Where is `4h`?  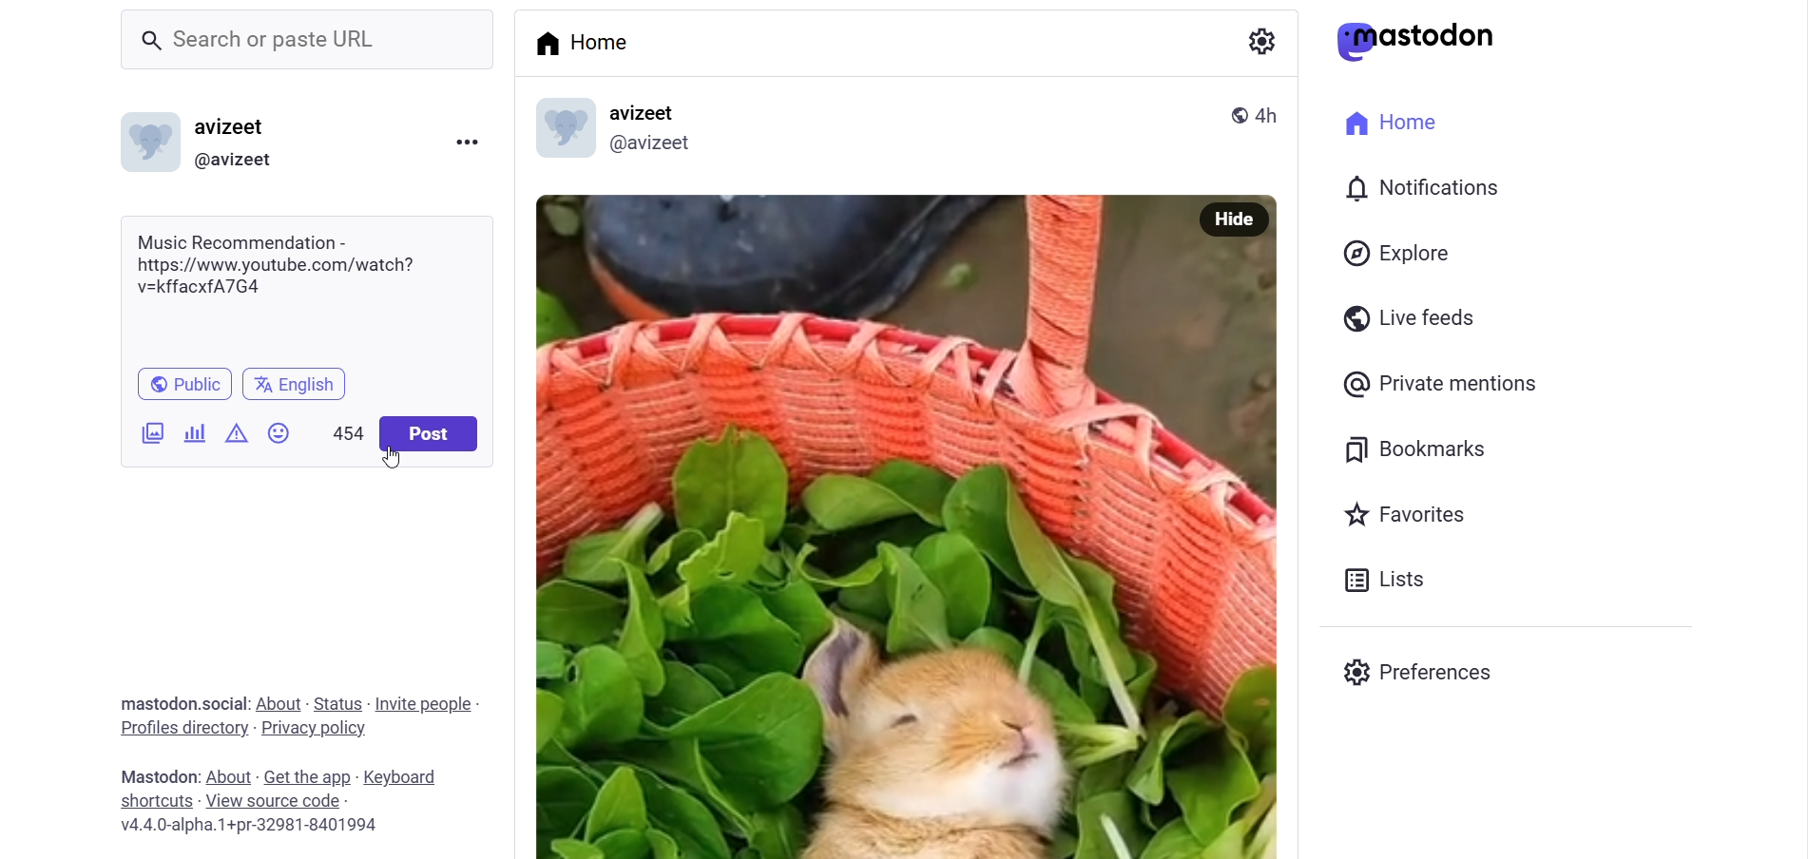
4h is located at coordinates (1268, 115).